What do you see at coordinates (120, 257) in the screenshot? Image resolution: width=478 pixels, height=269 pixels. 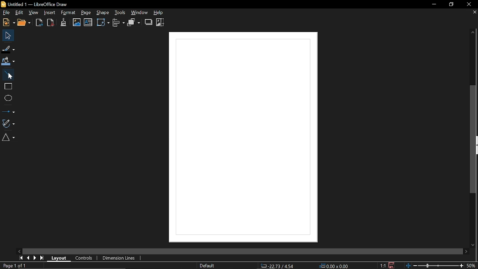 I see `Dimension lines` at bounding box center [120, 257].